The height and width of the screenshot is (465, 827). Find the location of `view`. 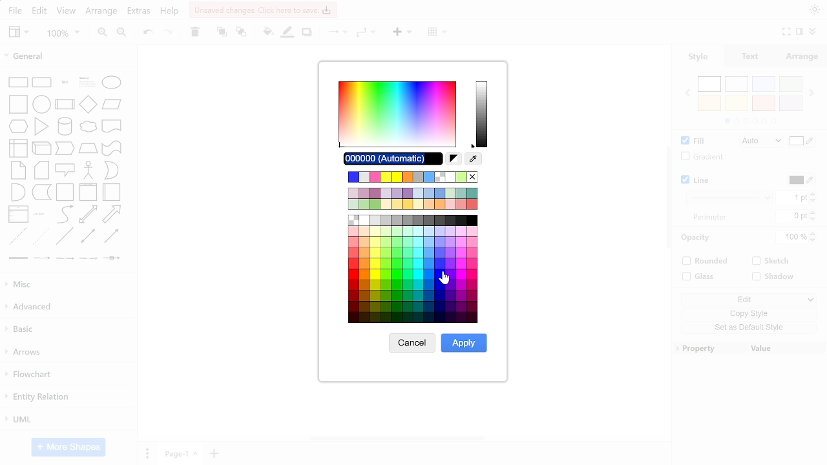

view is located at coordinates (66, 12).